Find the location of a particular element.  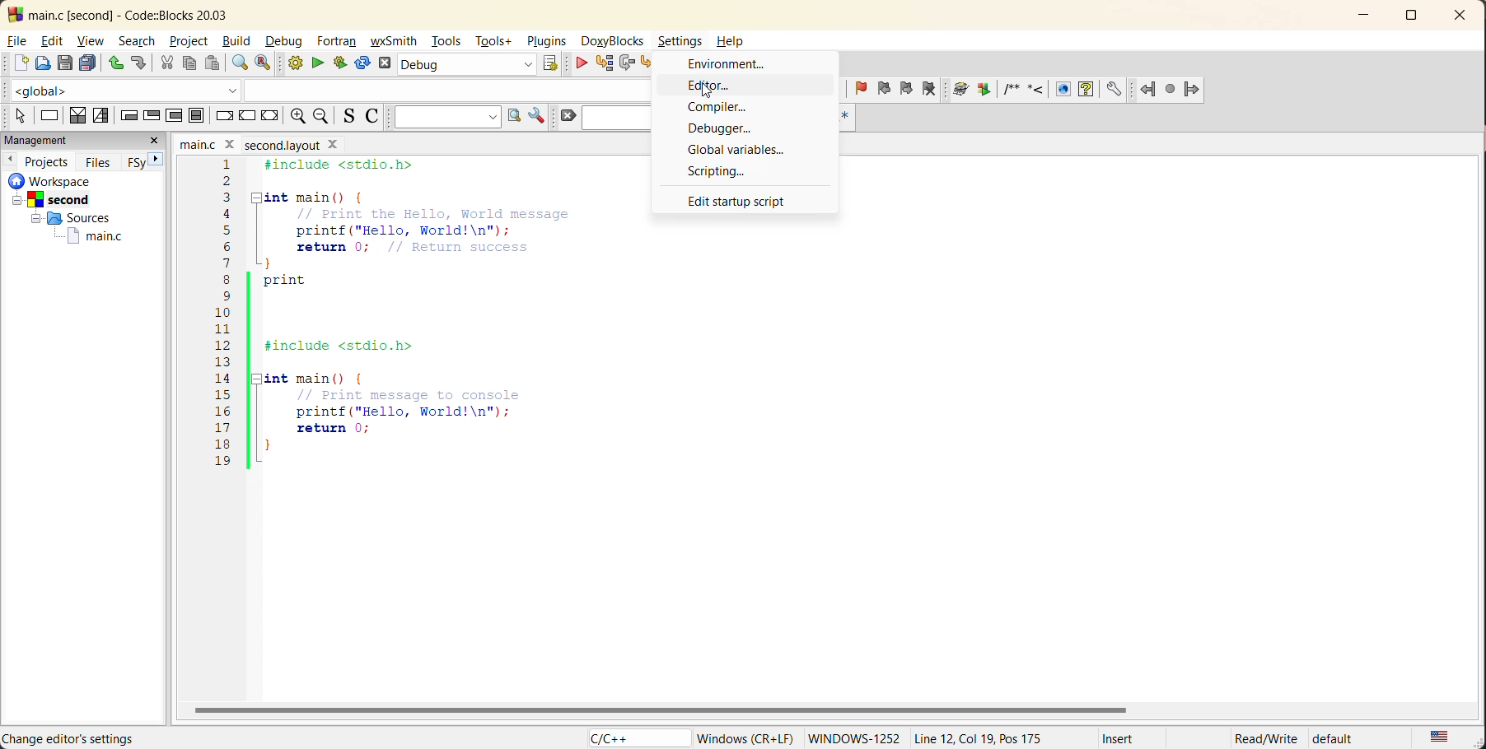

workspace is located at coordinates (65, 180).